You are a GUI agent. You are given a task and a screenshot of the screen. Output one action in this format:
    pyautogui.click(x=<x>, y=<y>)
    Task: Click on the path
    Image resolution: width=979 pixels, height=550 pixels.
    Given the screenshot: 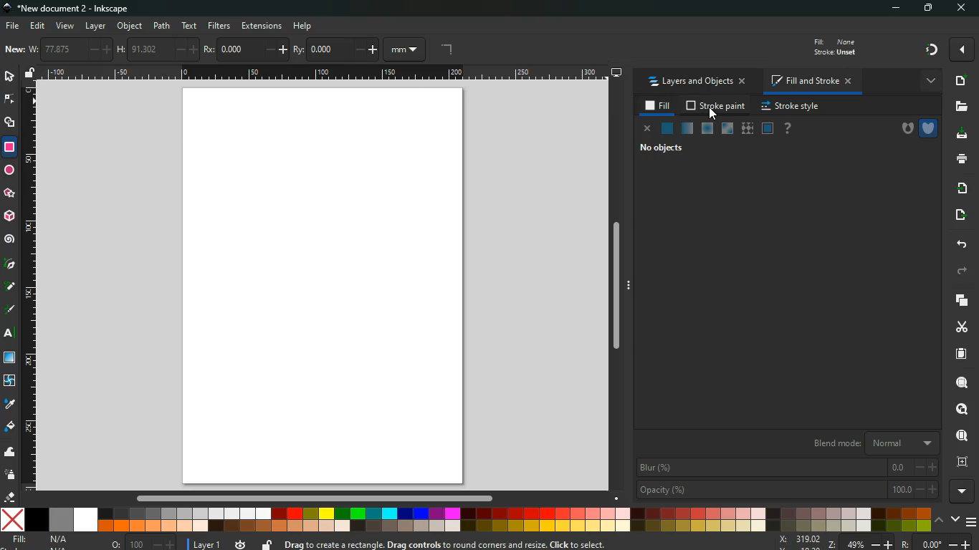 What is the action you would take?
    pyautogui.click(x=163, y=24)
    